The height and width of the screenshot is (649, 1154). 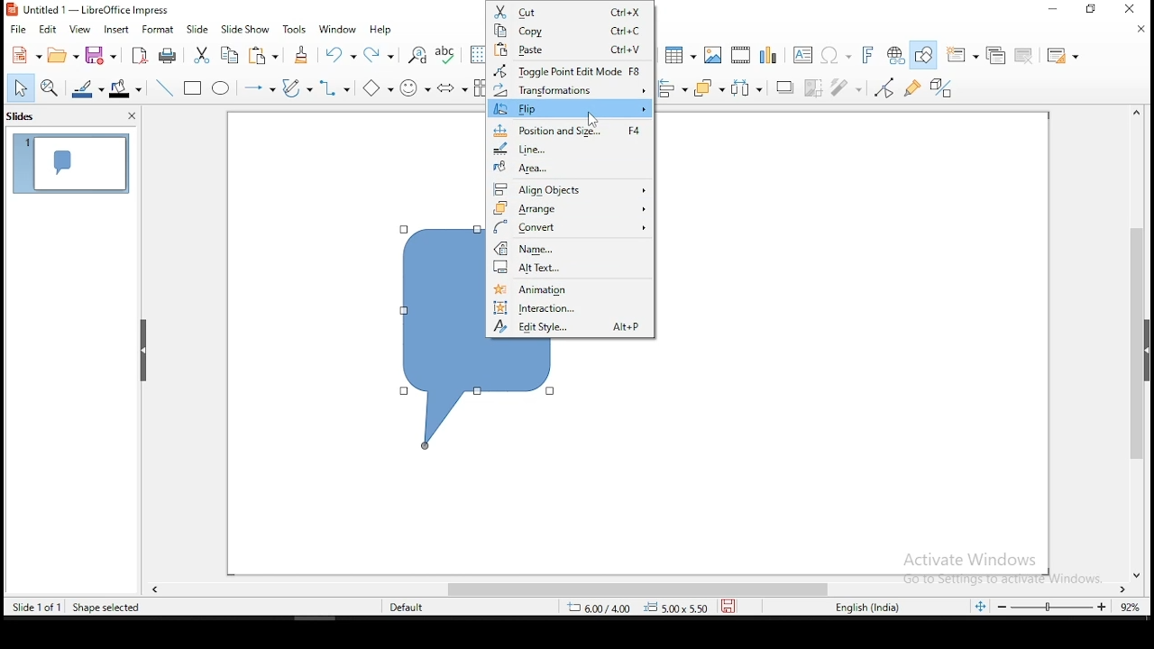 What do you see at coordinates (381, 31) in the screenshot?
I see `help` at bounding box center [381, 31].